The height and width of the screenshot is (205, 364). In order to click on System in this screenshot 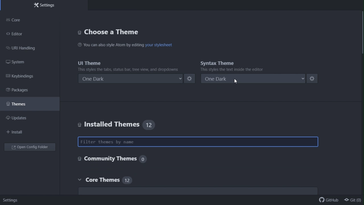, I will do `click(17, 62)`.